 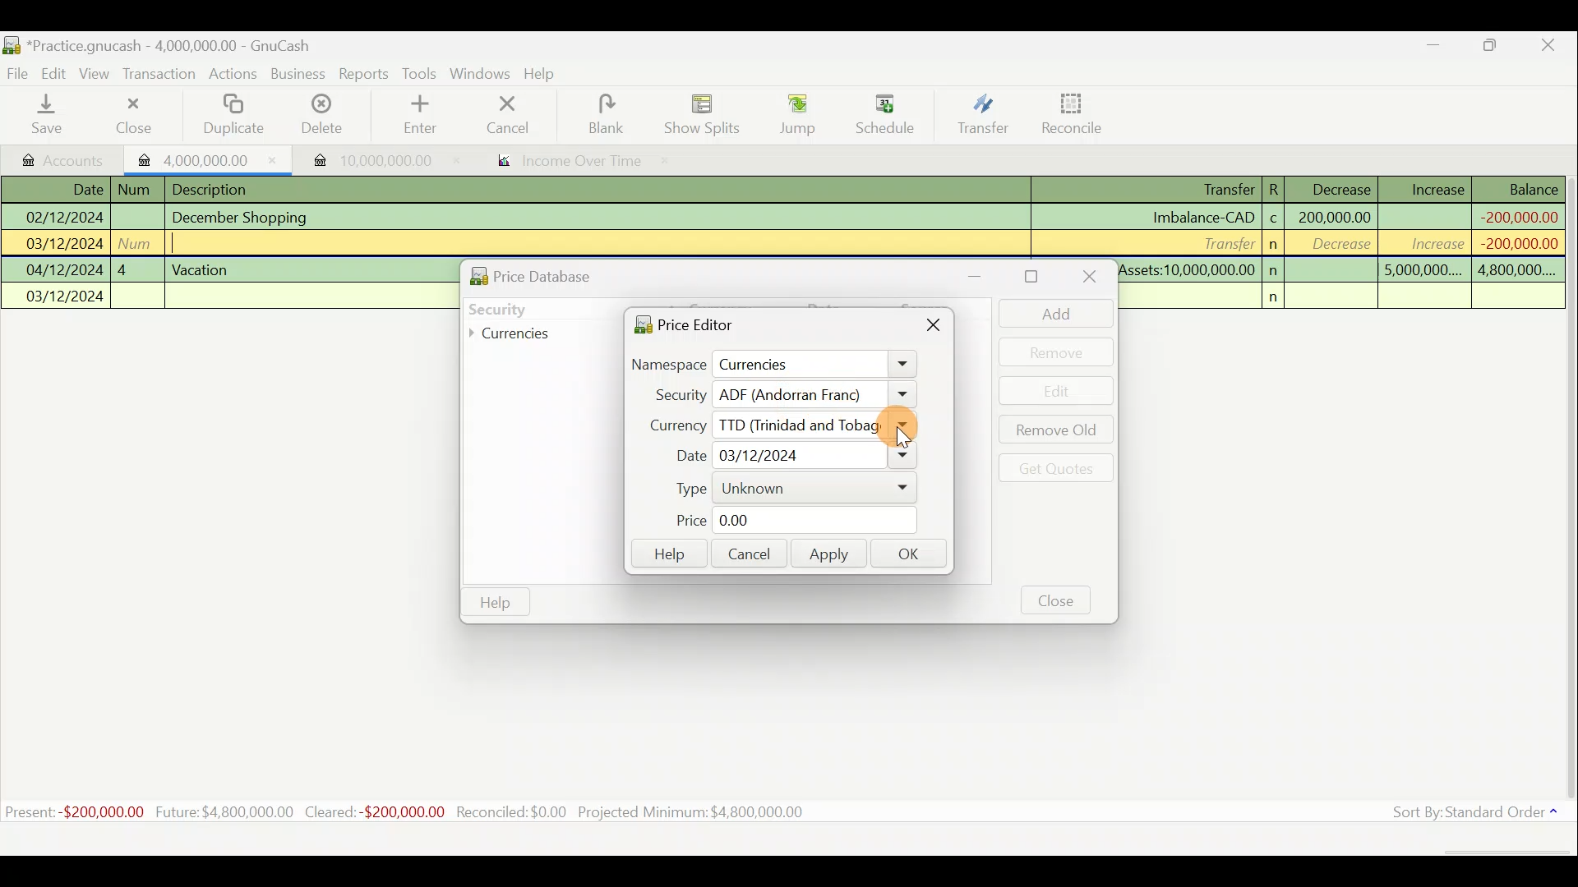 What do you see at coordinates (323, 115) in the screenshot?
I see `Delete` at bounding box center [323, 115].